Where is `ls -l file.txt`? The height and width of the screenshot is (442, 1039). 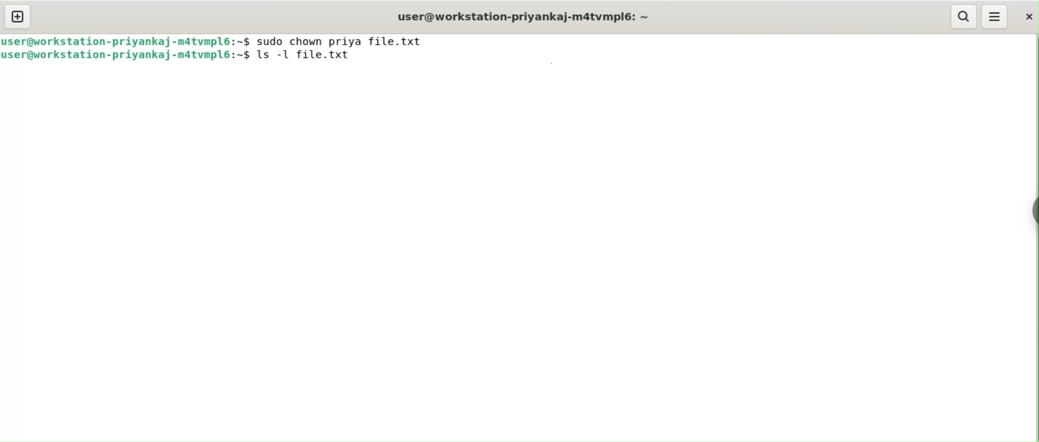
ls -l file.txt is located at coordinates (314, 56).